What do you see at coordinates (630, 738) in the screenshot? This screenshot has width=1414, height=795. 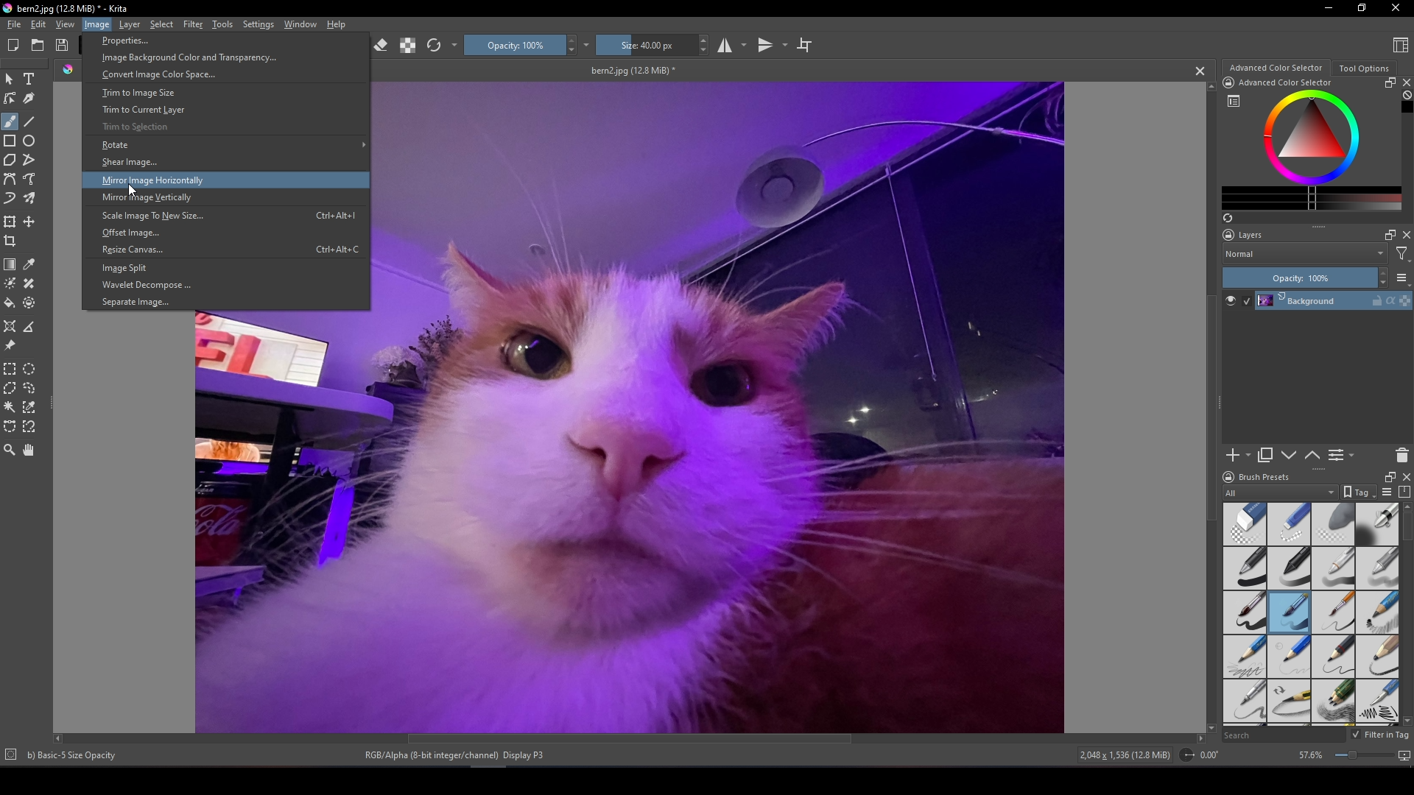 I see `Horizontal scroll` at bounding box center [630, 738].